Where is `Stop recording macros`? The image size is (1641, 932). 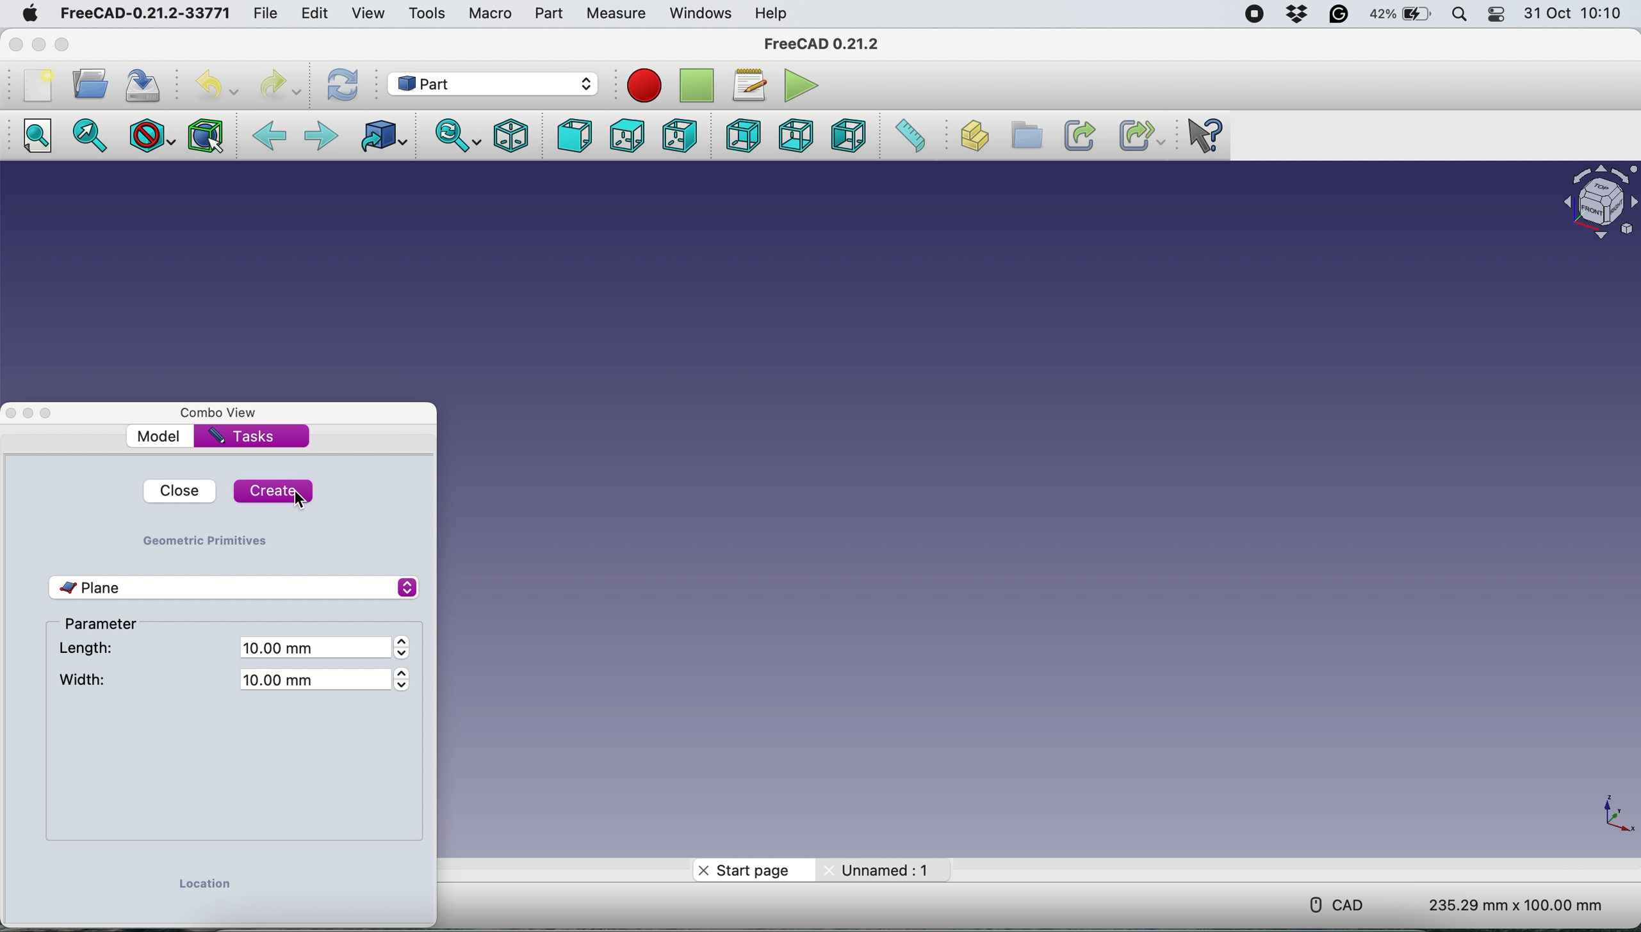
Stop recording macros is located at coordinates (699, 86).